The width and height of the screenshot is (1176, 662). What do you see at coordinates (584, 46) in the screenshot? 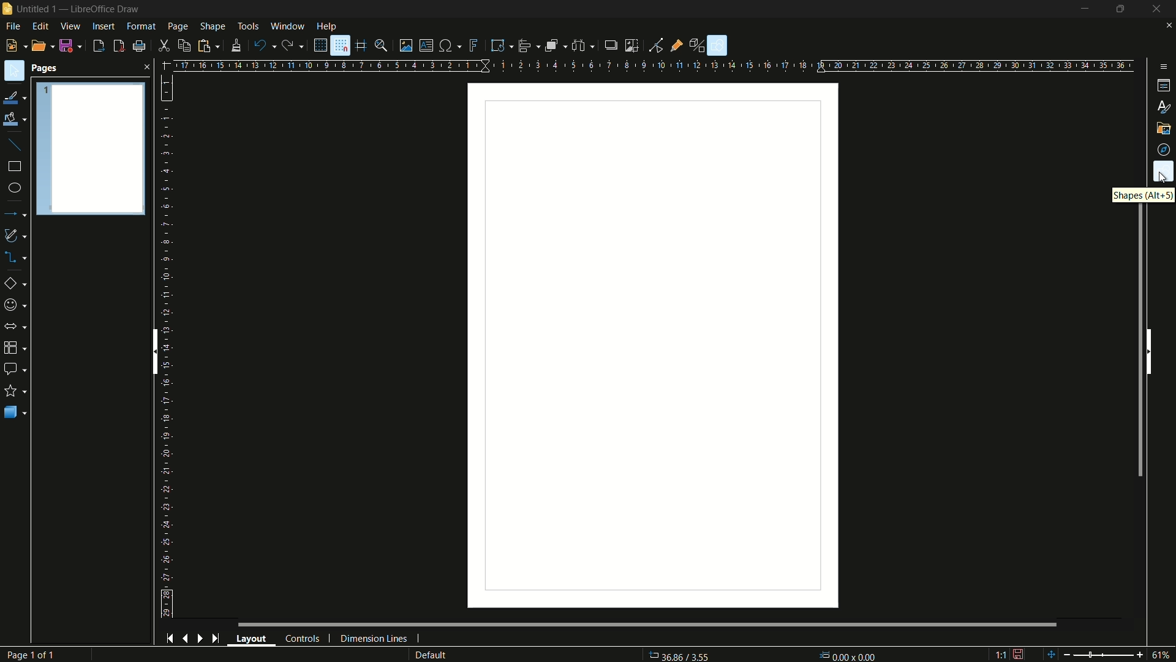
I see `select at least three objects to distribute` at bounding box center [584, 46].